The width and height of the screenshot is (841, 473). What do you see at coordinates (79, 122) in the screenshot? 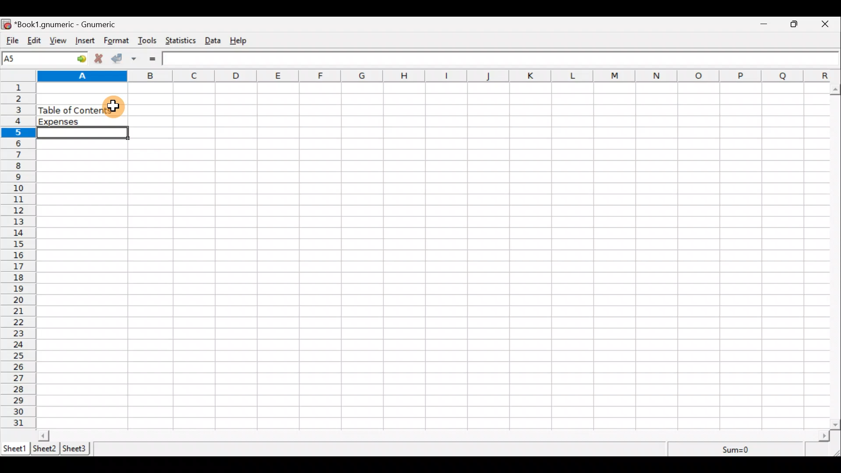
I see `Expenses` at bounding box center [79, 122].